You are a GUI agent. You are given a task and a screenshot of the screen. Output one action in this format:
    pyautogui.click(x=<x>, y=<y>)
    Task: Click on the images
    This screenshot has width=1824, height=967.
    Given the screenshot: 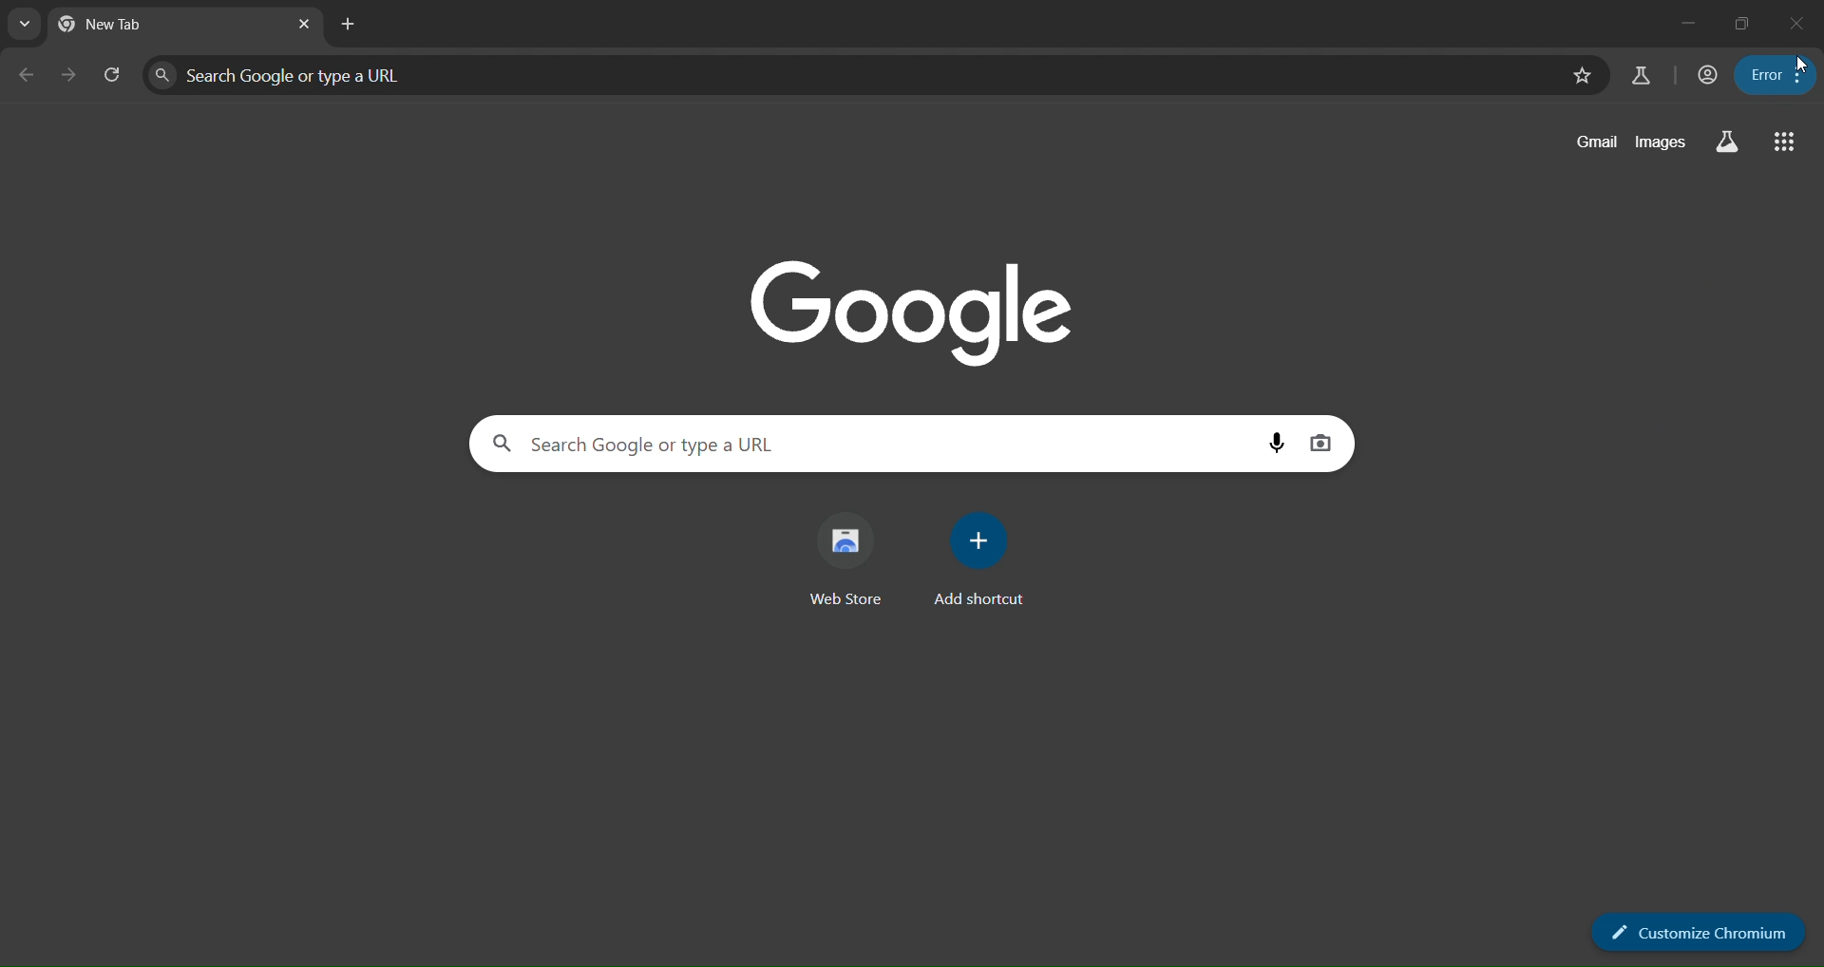 What is the action you would take?
    pyautogui.click(x=1663, y=142)
    